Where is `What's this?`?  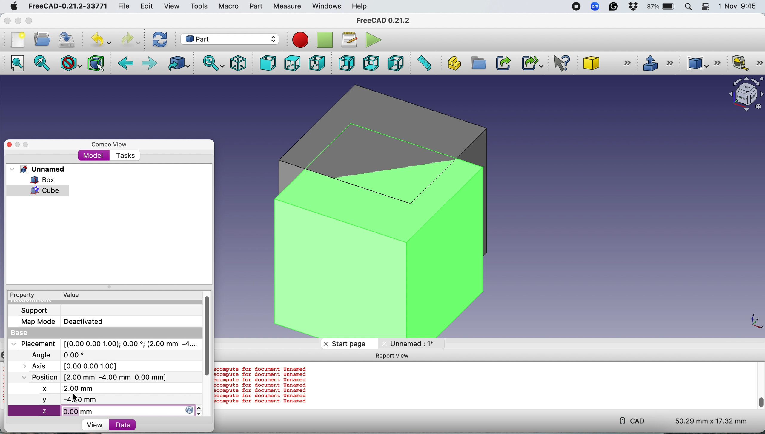 What's this? is located at coordinates (563, 63).